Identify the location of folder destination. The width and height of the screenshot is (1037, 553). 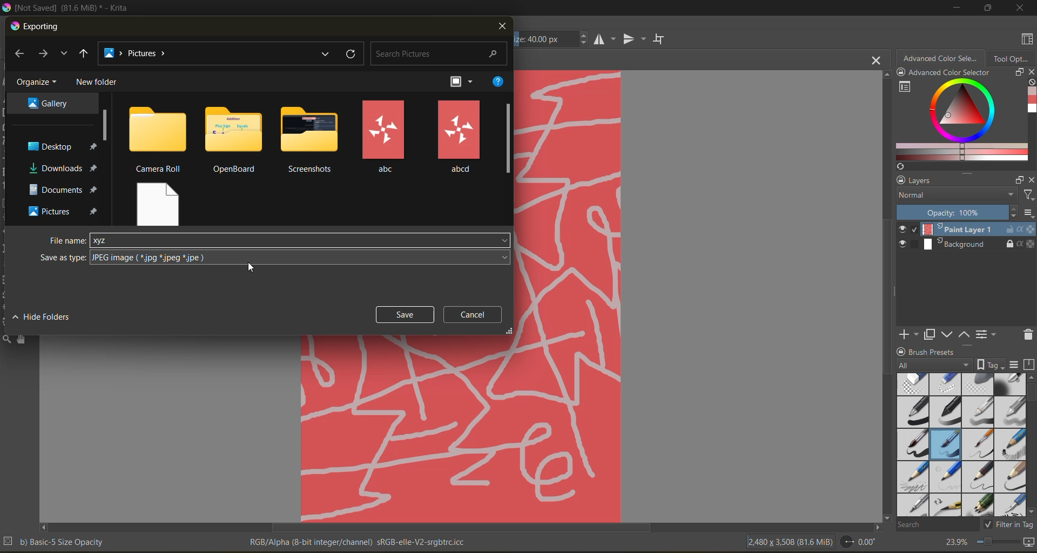
(65, 211).